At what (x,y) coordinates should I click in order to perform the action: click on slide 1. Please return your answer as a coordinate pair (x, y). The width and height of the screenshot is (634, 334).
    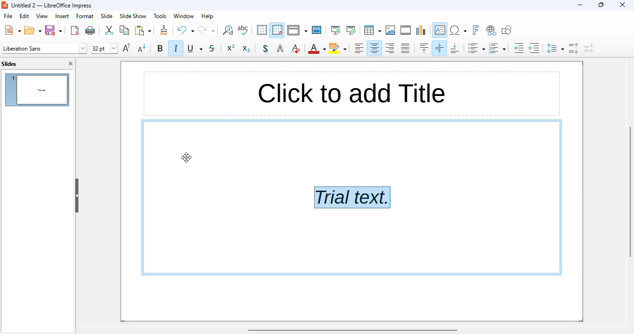
    Looking at the image, I should click on (37, 90).